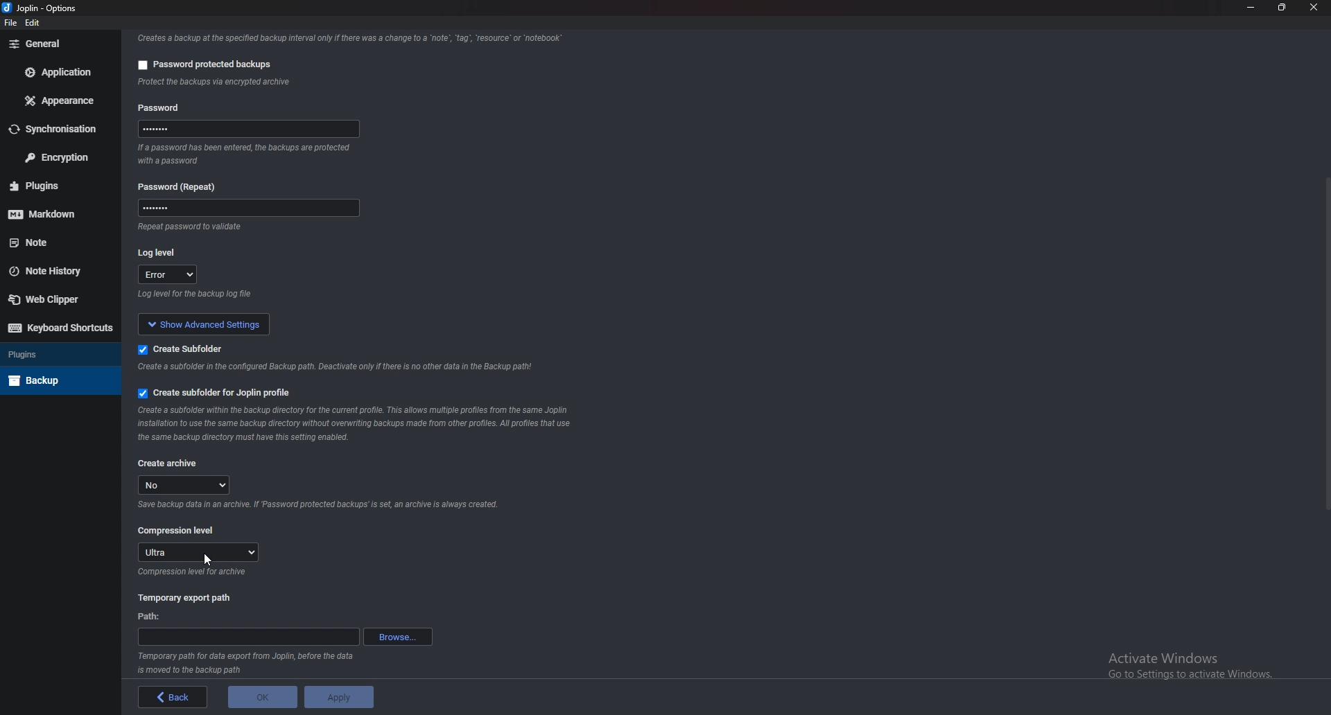 This screenshot has height=715, width=1331. I want to click on no, so click(187, 485).